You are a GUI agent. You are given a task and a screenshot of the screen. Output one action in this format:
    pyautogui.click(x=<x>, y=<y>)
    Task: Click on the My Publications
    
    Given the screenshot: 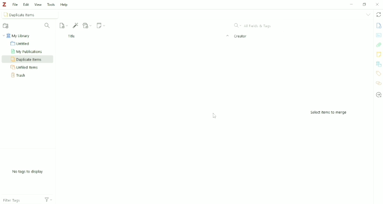 What is the action you would take?
    pyautogui.click(x=28, y=51)
    